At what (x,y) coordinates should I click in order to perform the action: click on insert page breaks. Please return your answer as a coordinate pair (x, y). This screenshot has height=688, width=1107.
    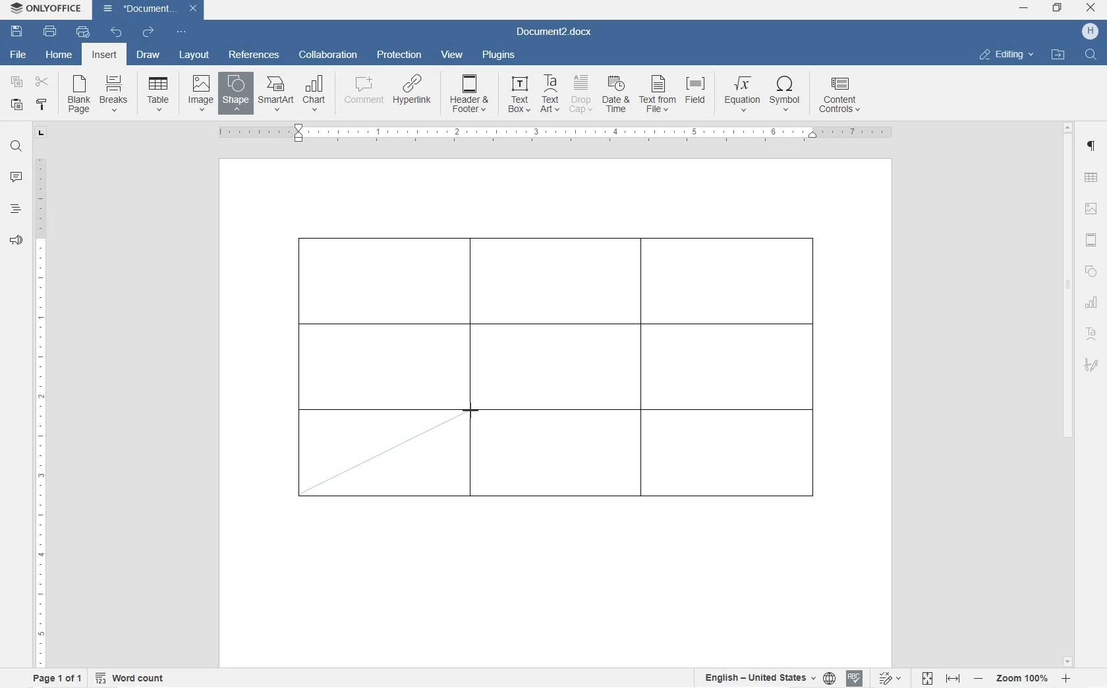
    Looking at the image, I should click on (115, 94).